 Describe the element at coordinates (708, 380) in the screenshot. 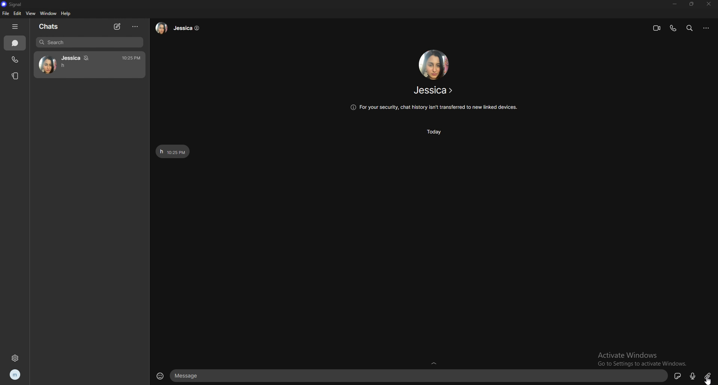

I see `cursor` at that location.